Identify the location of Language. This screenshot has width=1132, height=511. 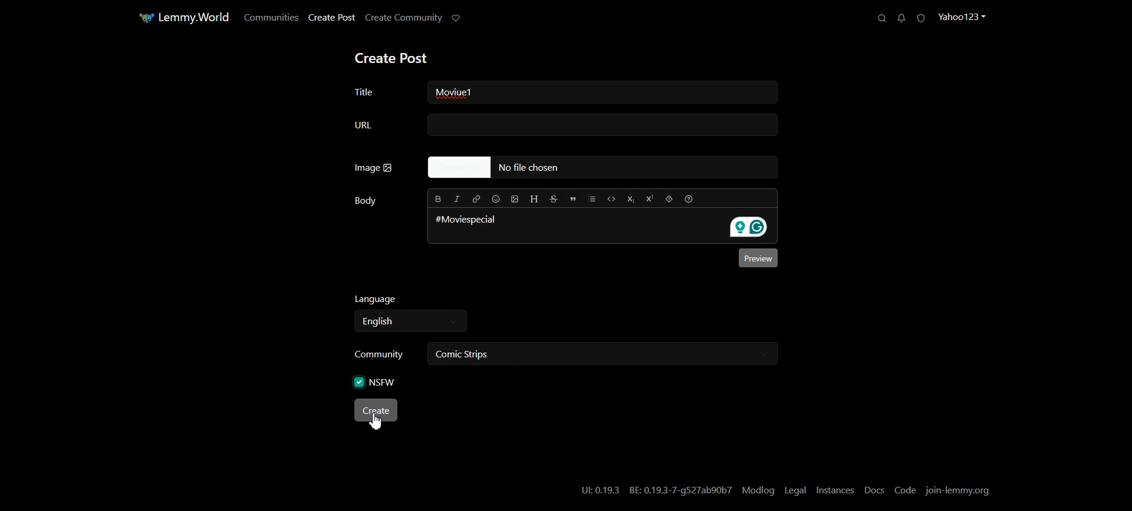
(409, 300).